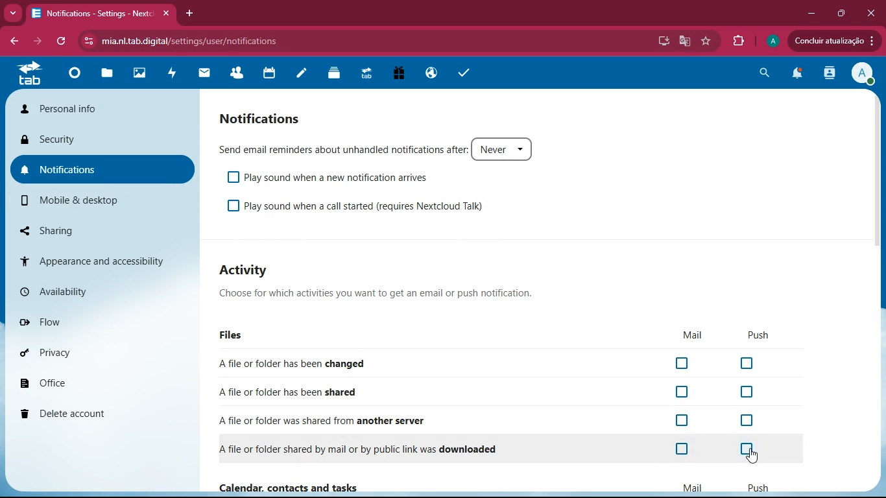 Image resolution: width=886 pixels, height=498 pixels. I want to click on favorite, so click(706, 42).